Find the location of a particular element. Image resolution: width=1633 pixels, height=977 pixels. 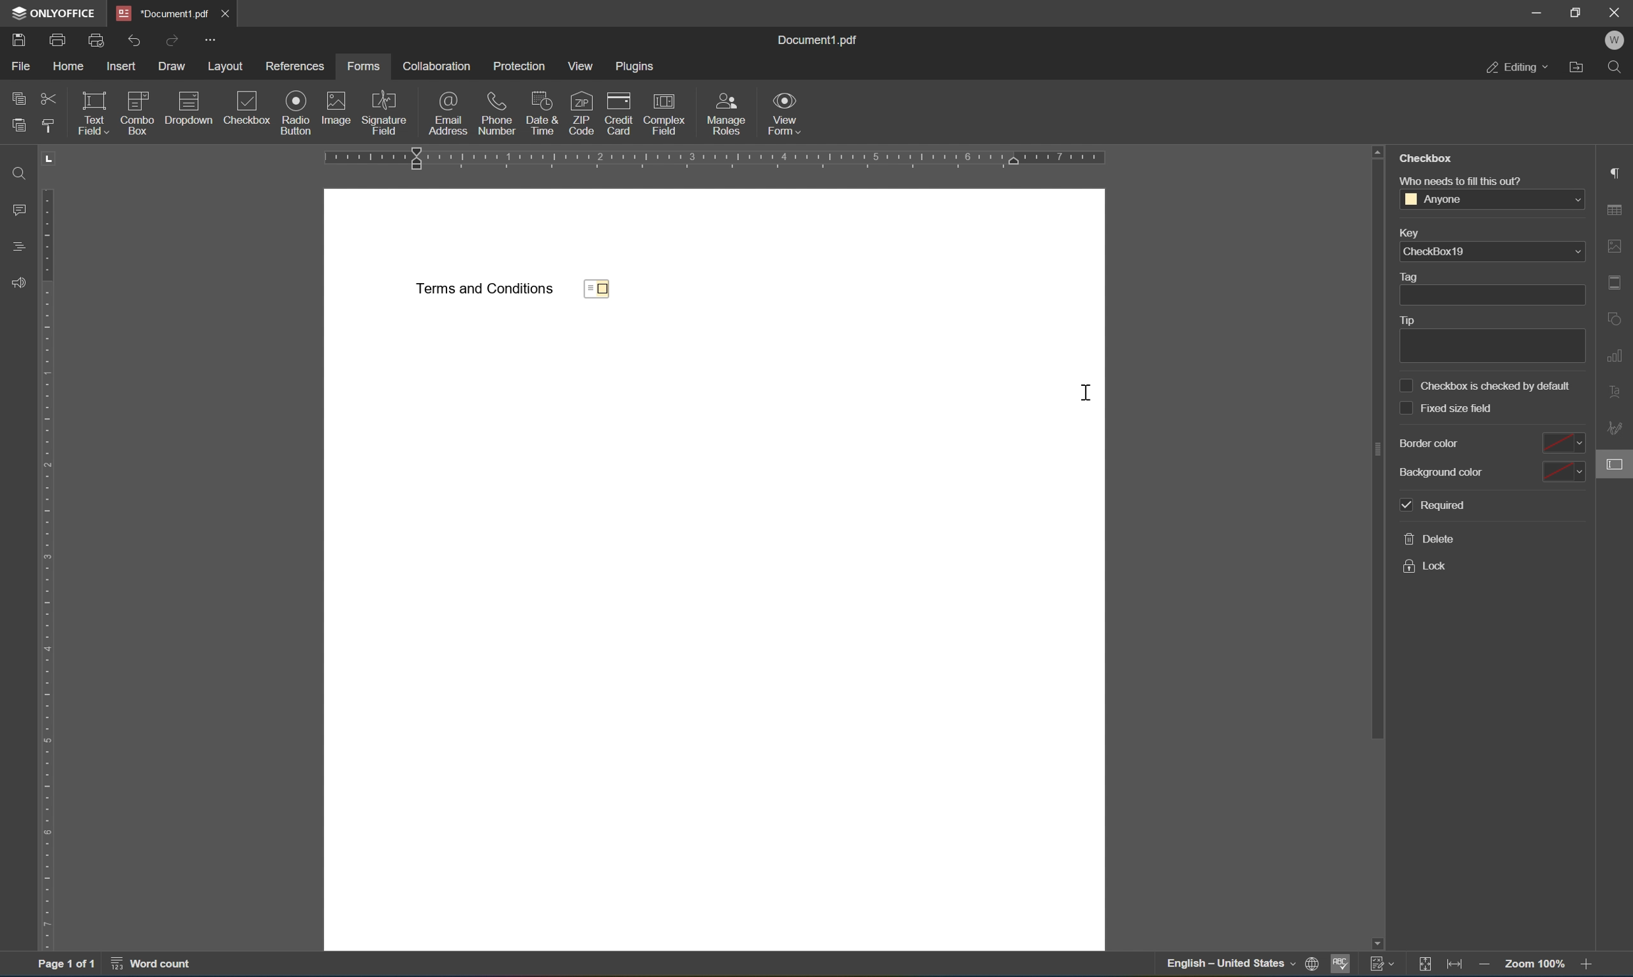

checkbox is located at coordinates (238, 108).